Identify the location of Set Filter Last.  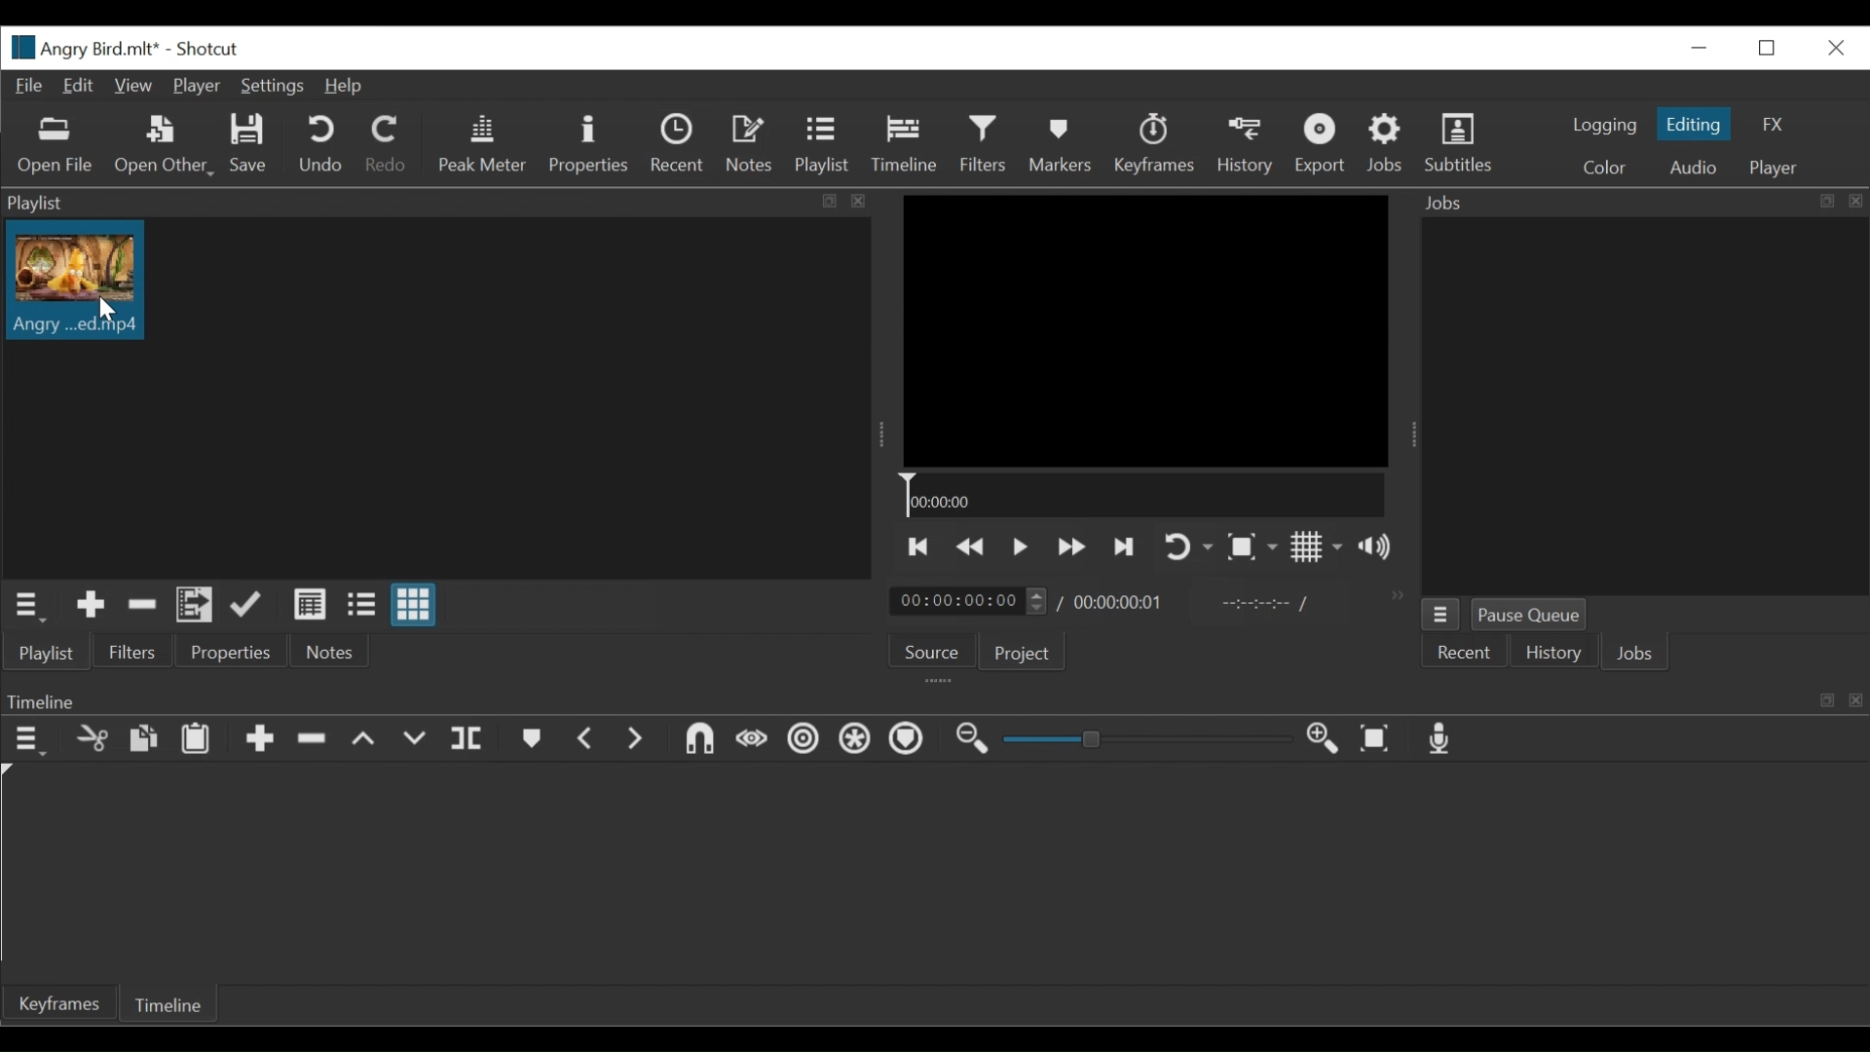
(692, 739).